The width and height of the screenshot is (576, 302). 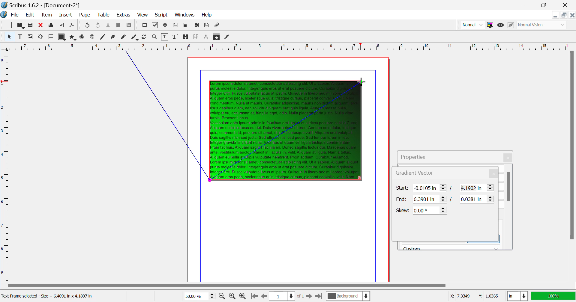 I want to click on Background, so click(x=348, y=297).